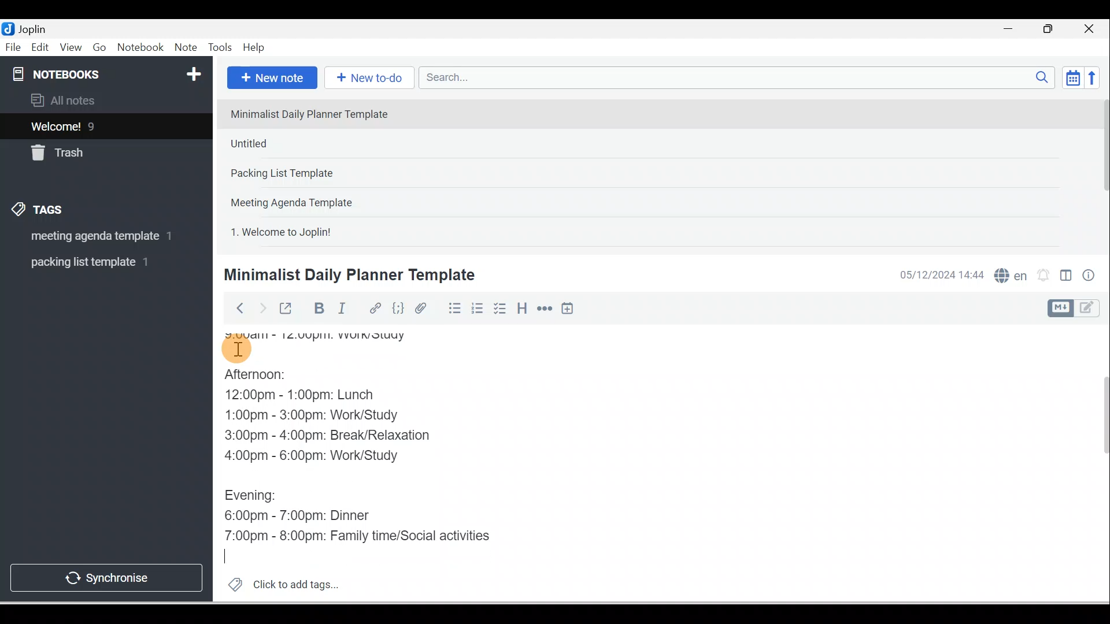 The image size is (1110, 624). Describe the element at coordinates (98, 262) in the screenshot. I see `Tag 2` at that location.